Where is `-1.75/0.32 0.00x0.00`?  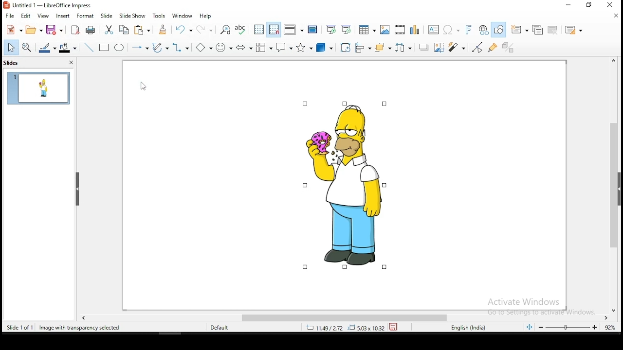
-1.75/0.32 0.00x0.00 is located at coordinates (343, 328).